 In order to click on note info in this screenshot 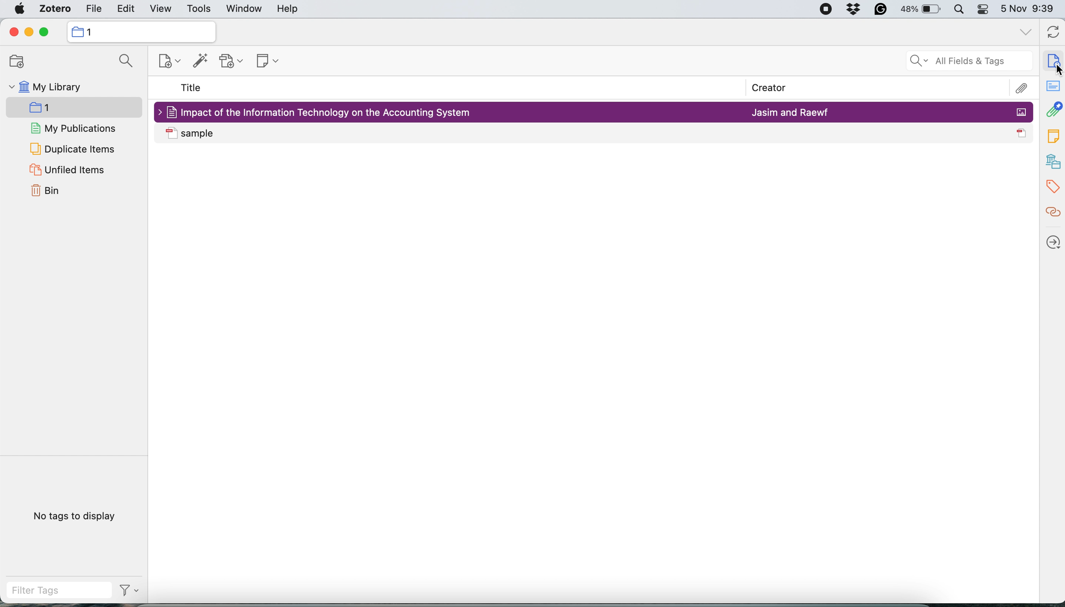, I will do `click(1054, 60)`.